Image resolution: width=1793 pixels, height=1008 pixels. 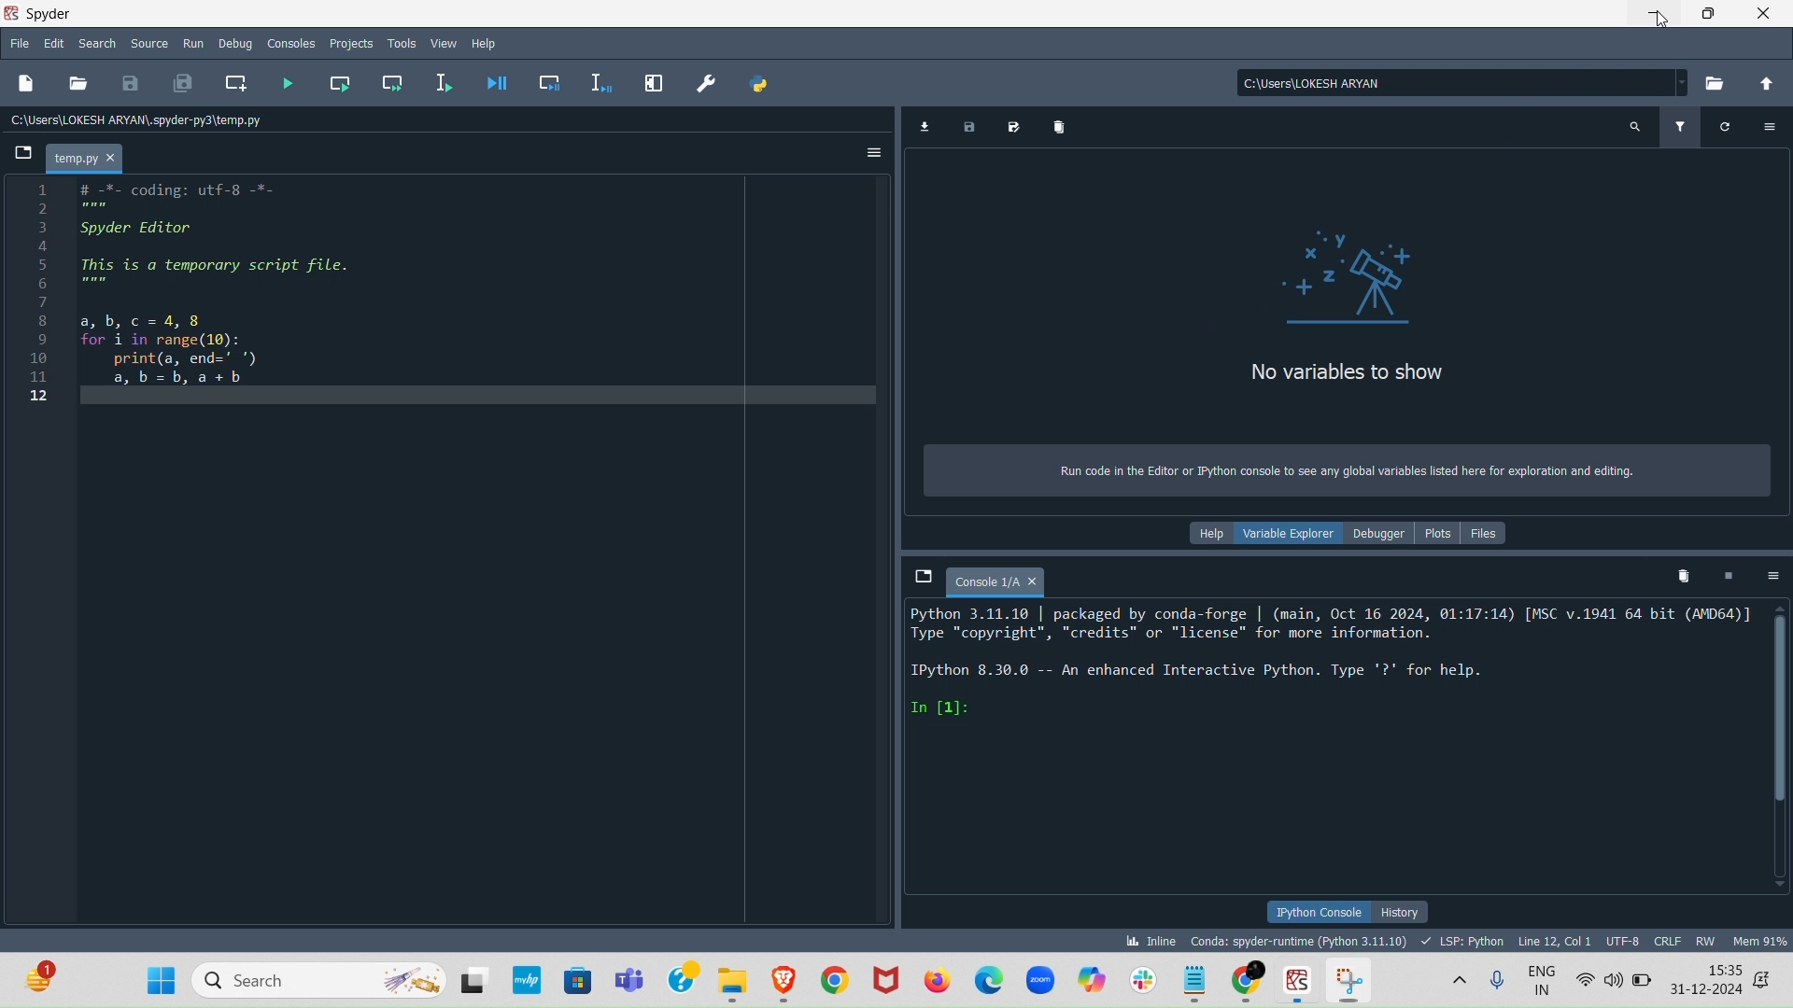 What do you see at coordinates (183, 82) in the screenshot?
I see `Save all files (Ctrl + Alt + S)` at bounding box center [183, 82].